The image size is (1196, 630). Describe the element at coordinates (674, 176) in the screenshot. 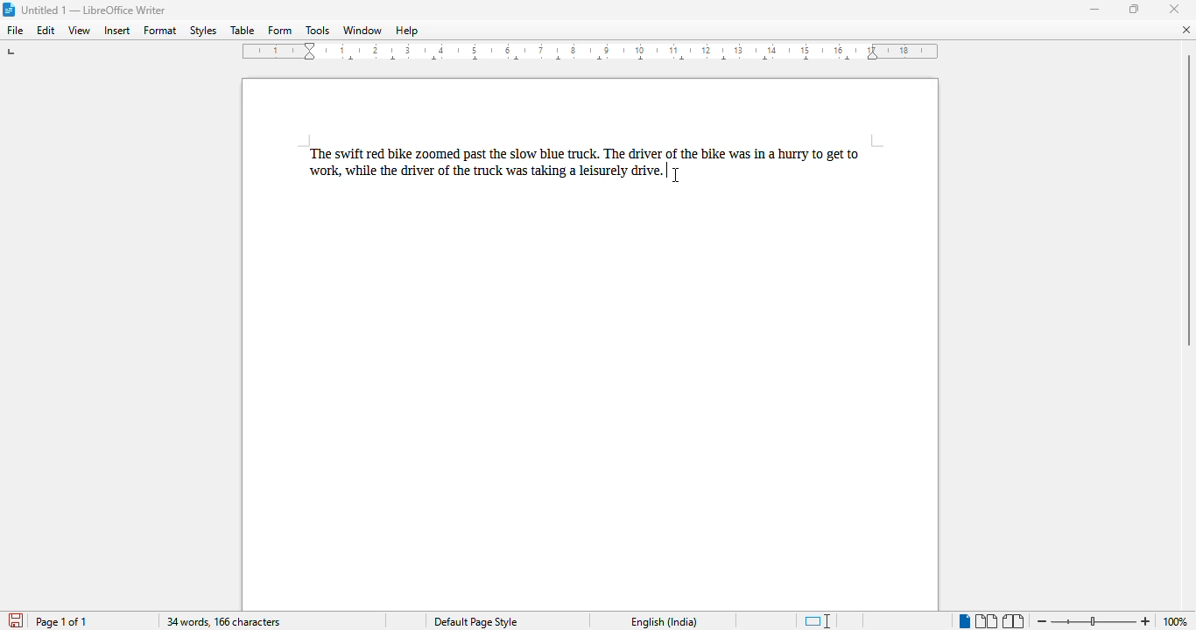

I see `cursor` at that location.